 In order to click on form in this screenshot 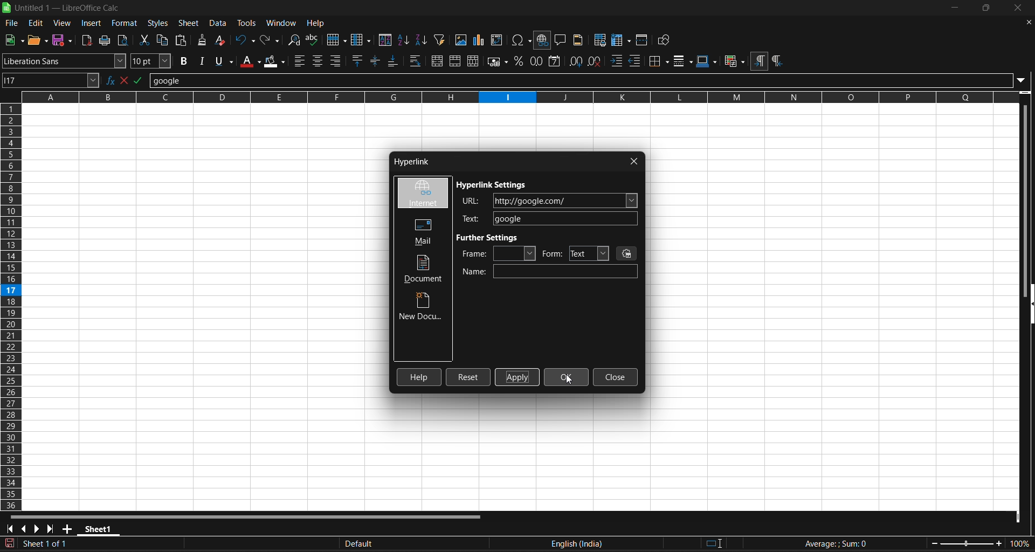, I will do `click(575, 253)`.